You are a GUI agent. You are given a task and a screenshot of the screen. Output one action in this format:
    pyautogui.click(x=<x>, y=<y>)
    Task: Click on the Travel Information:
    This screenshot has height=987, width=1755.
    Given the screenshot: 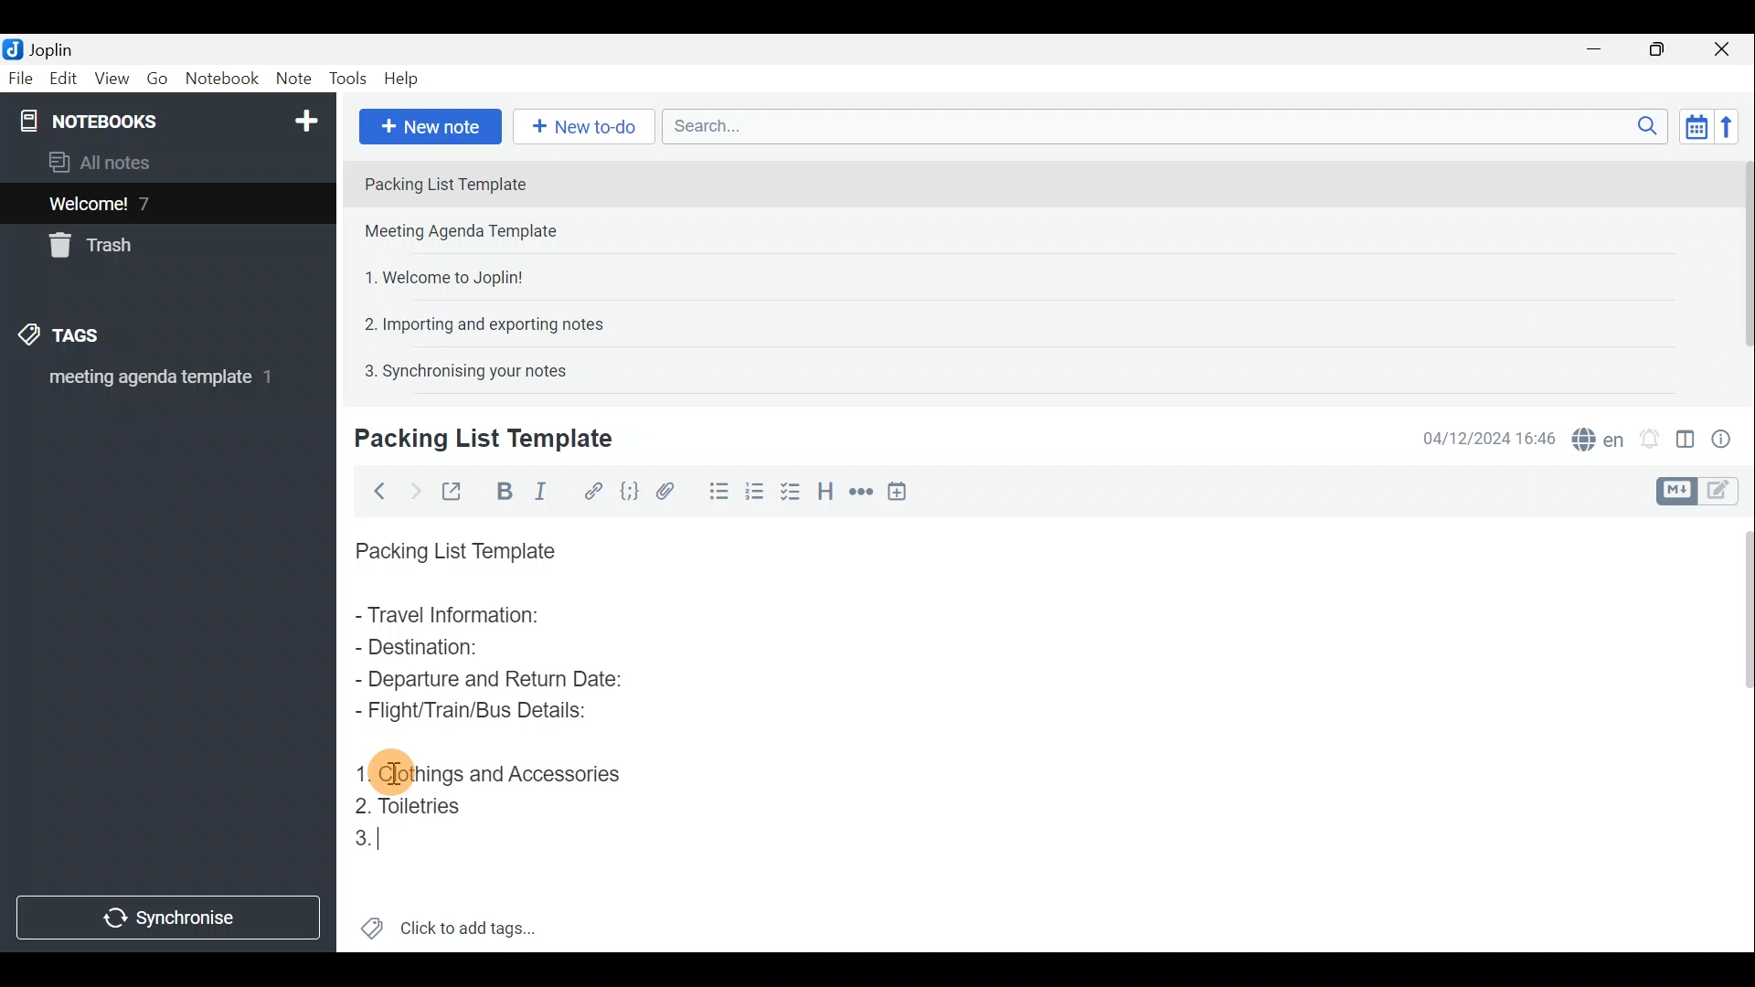 What is the action you would take?
    pyautogui.click(x=463, y=617)
    